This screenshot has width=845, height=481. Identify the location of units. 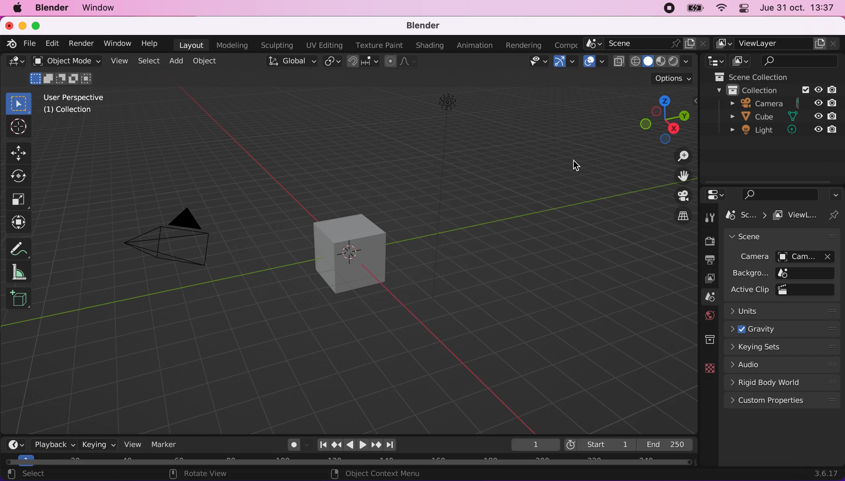
(784, 311).